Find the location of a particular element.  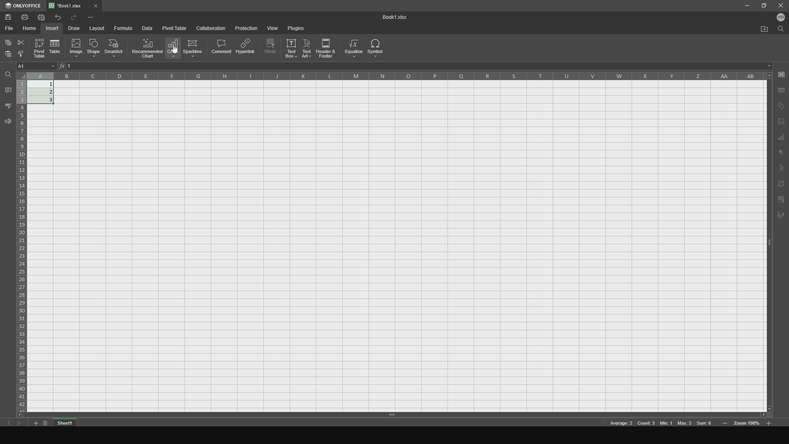

horizontal slider is located at coordinates (389, 414).